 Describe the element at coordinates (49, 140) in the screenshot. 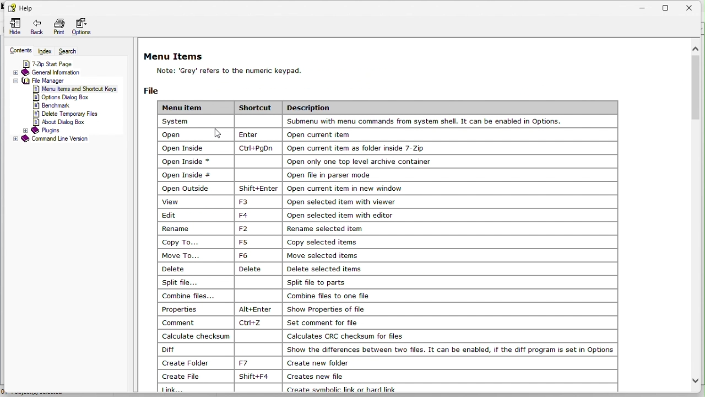

I see `Command line version` at that location.